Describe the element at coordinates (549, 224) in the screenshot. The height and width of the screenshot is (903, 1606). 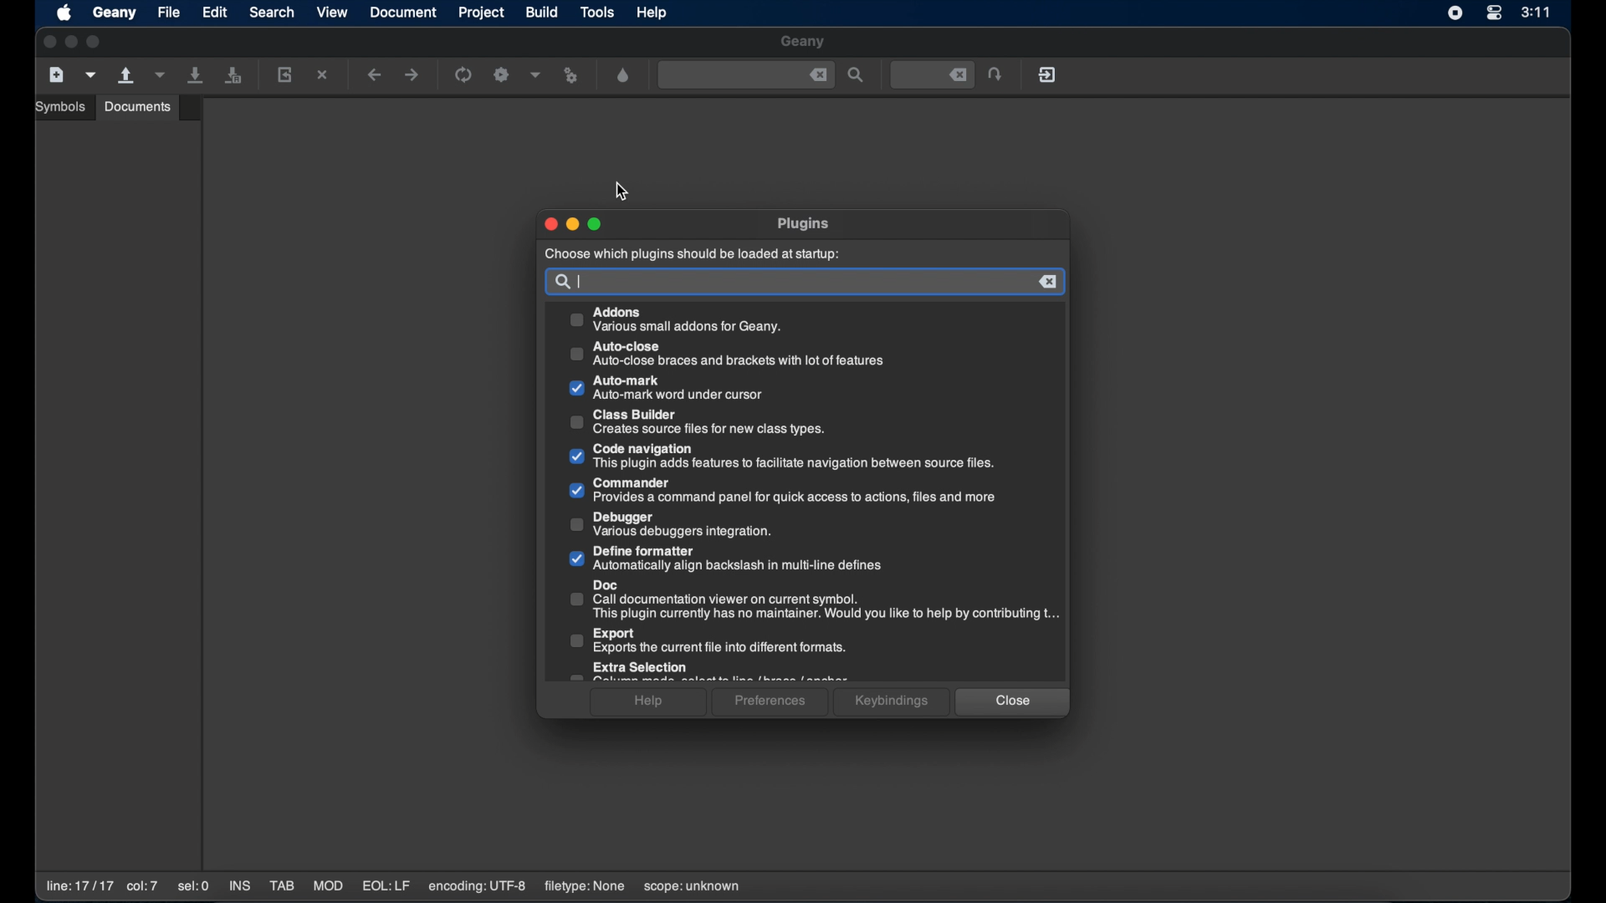
I see `close` at that location.